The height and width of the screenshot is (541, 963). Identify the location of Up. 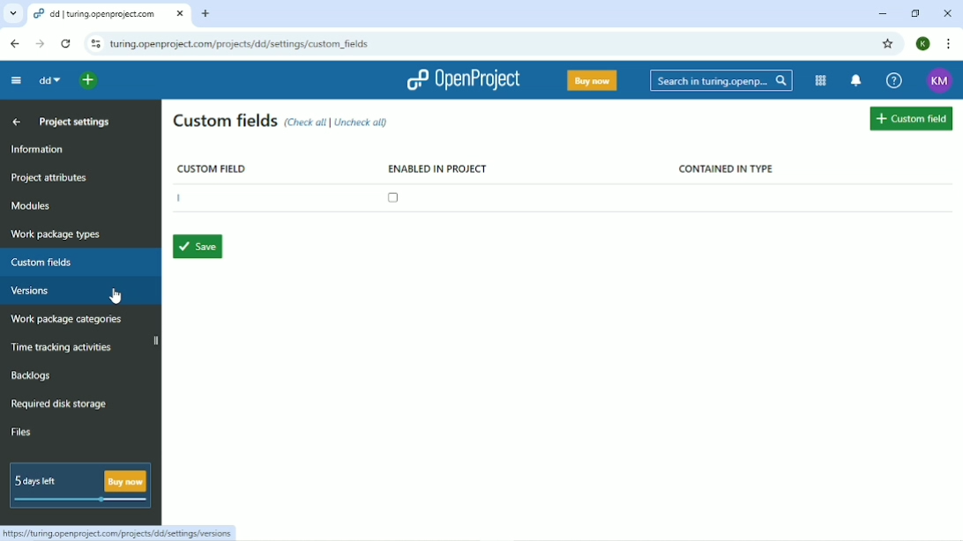
(18, 122).